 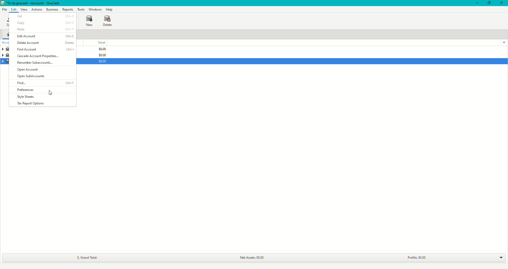 I want to click on Cascade Account , so click(x=38, y=57).